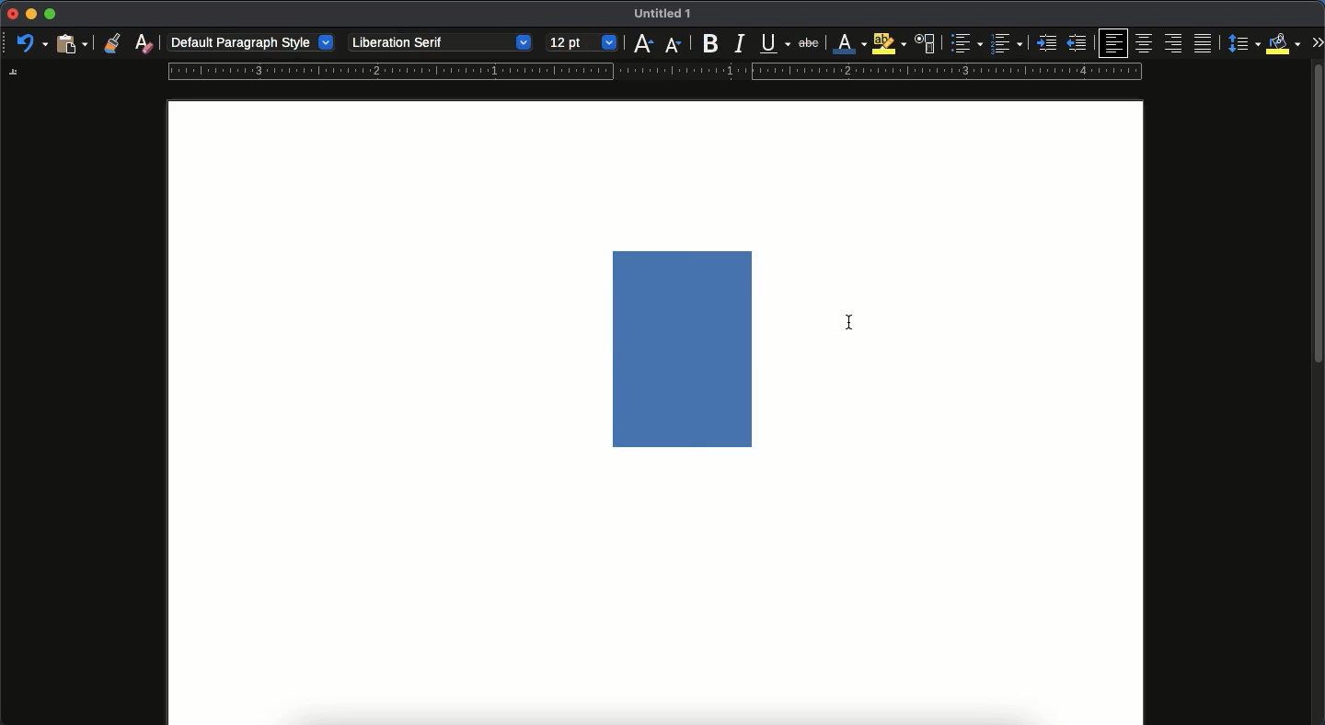  I want to click on default paragraph style, so click(253, 43).